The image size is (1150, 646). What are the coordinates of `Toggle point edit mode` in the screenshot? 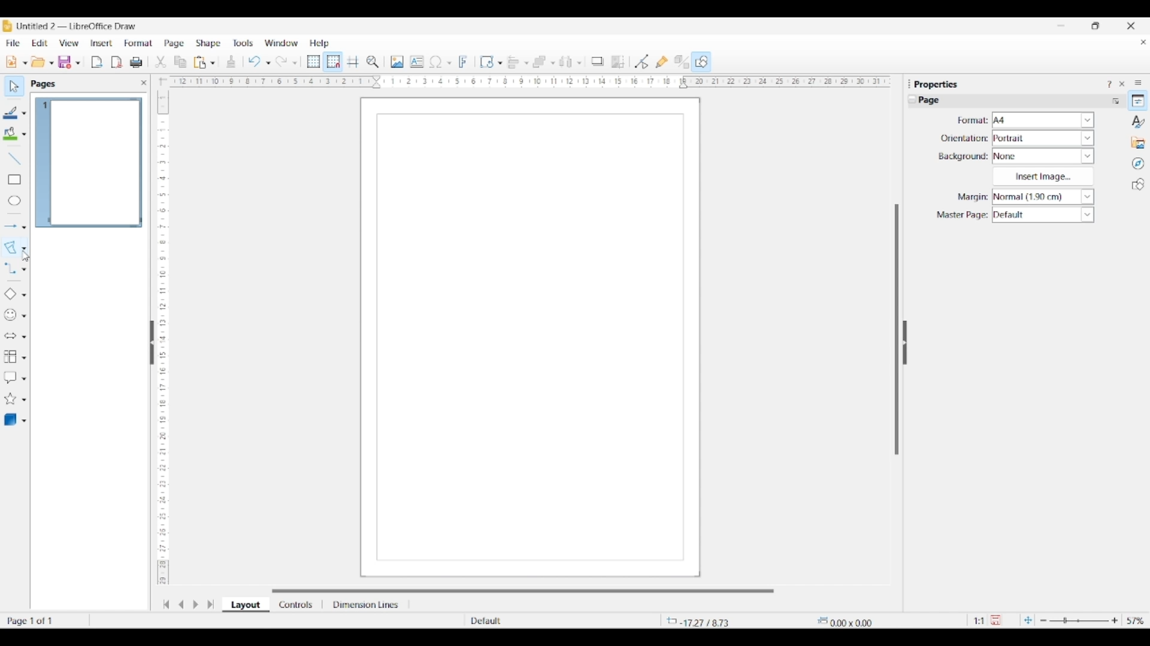 It's located at (642, 62).